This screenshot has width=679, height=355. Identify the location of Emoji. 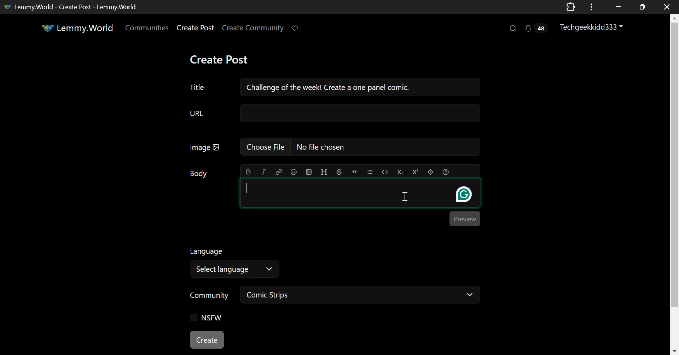
(294, 172).